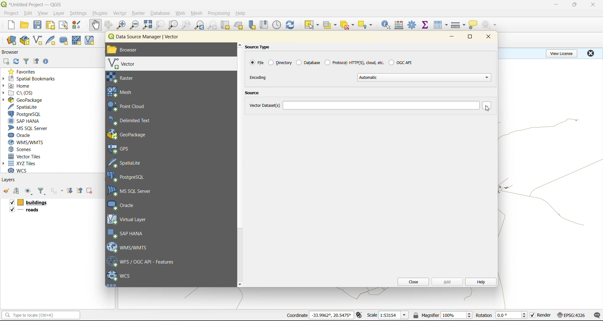 The width and height of the screenshot is (603, 321). Describe the element at coordinates (253, 25) in the screenshot. I see `new spatial bookmark` at that location.